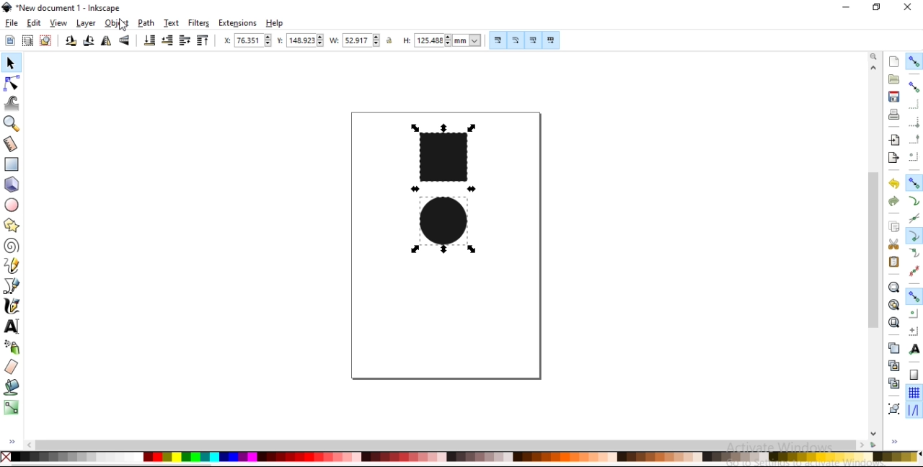  What do you see at coordinates (12, 143) in the screenshot?
I see `measurement tool ` at bounding box center [12, 143].